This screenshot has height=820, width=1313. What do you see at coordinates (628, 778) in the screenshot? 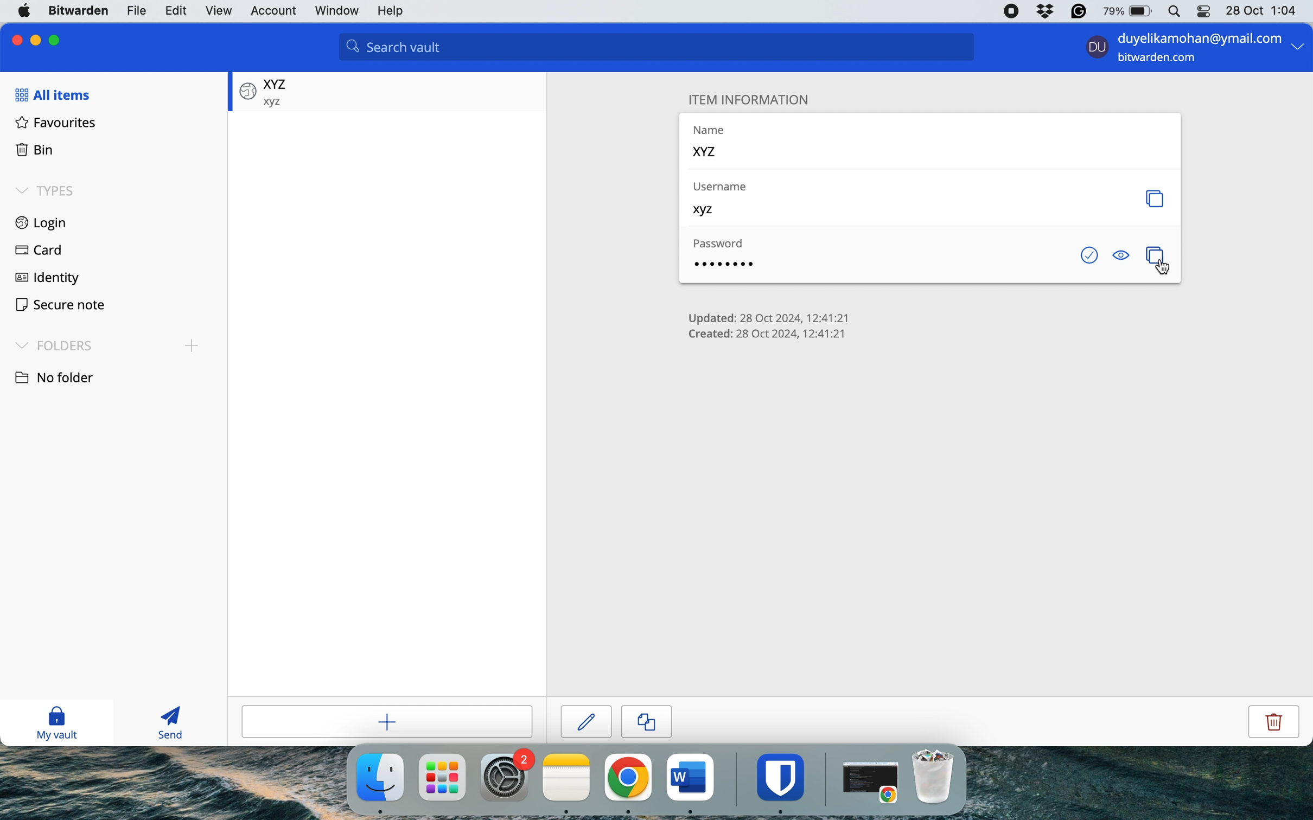
I see `chrome` at bounding box center [628, 778].